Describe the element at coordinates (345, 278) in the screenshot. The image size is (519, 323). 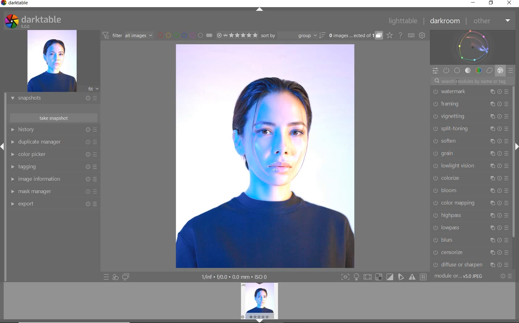
I see `Button` at that location.